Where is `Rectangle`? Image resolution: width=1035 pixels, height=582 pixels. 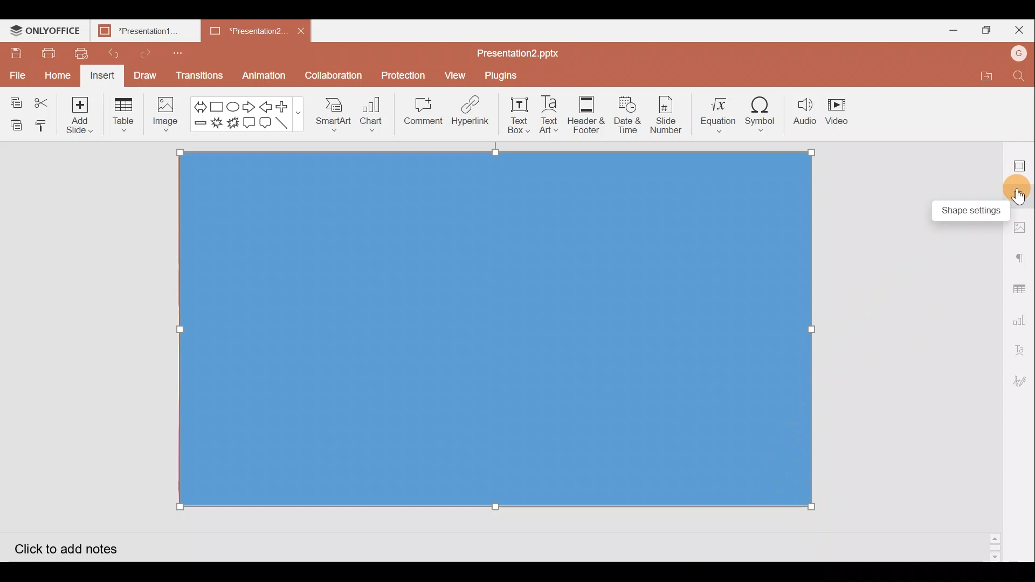
Rectangle is located at coordinates (219, 104).